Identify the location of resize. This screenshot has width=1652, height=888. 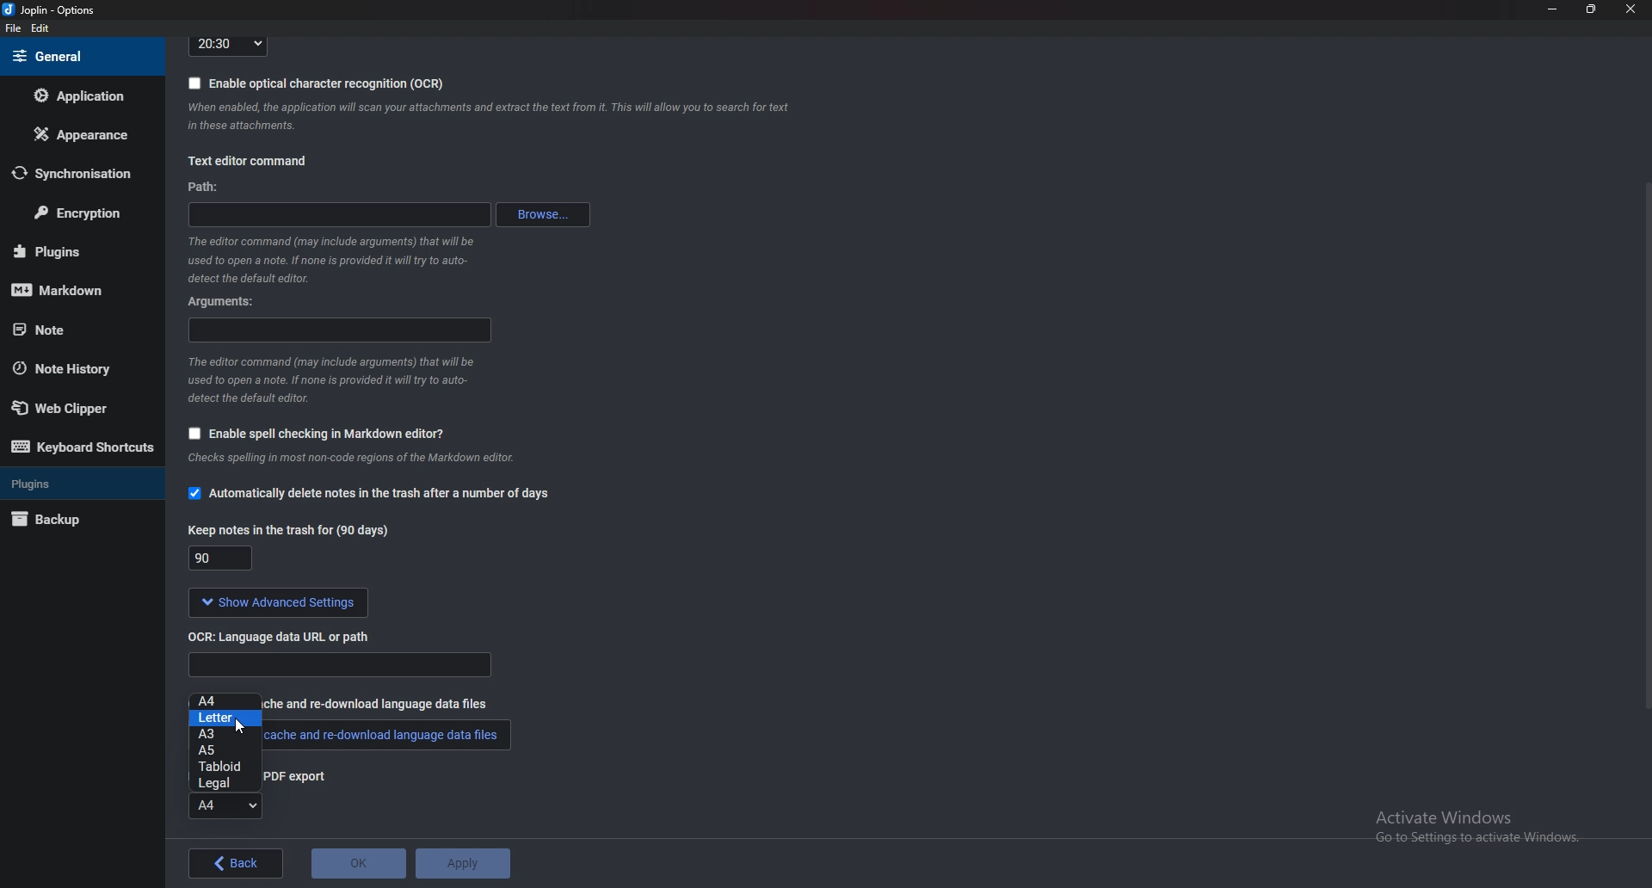
(1590, 9).